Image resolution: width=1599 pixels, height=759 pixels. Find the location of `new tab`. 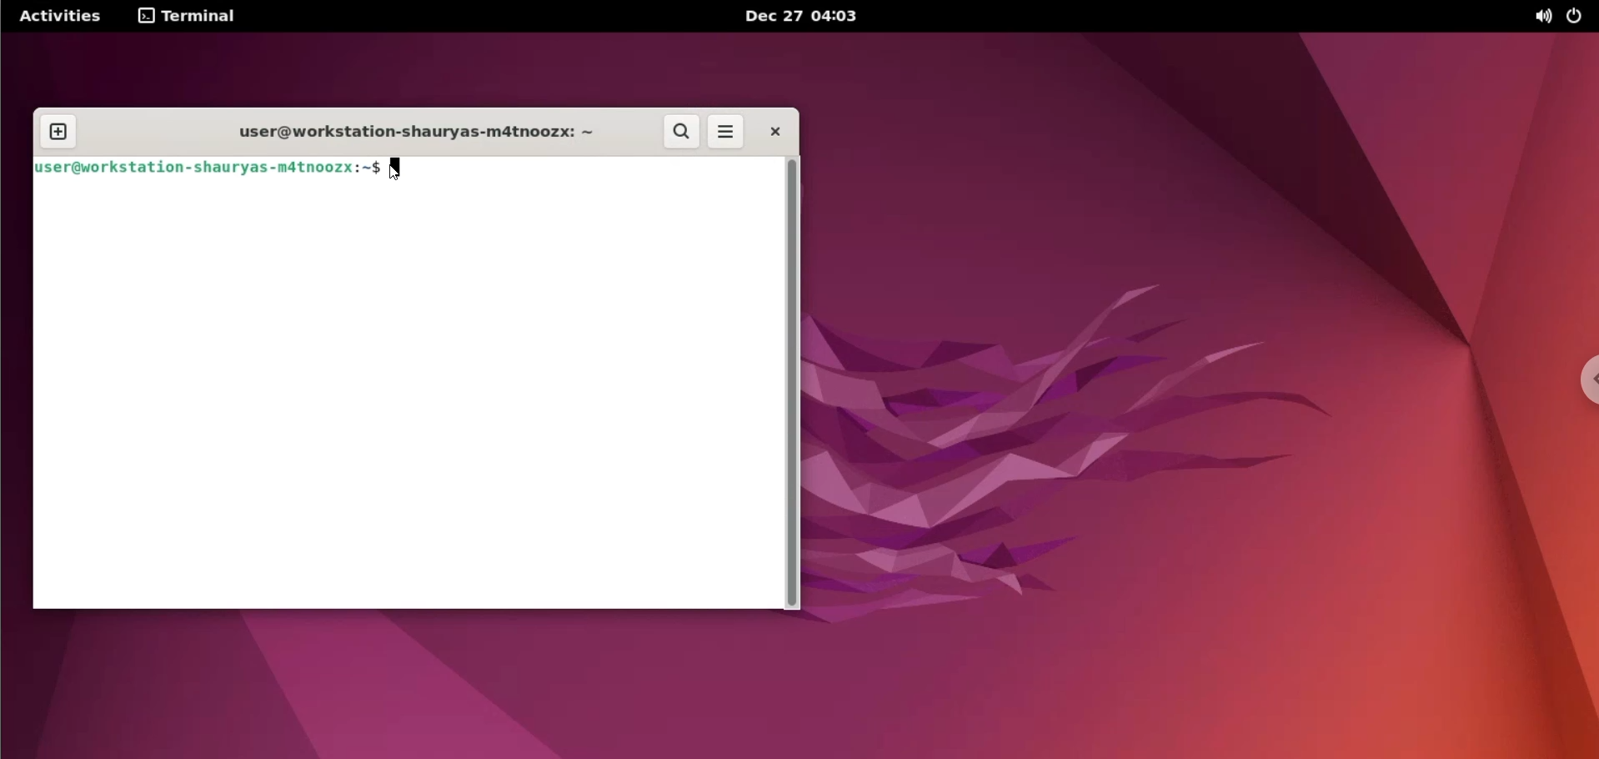

new tab is located at coordinates (58, 133).